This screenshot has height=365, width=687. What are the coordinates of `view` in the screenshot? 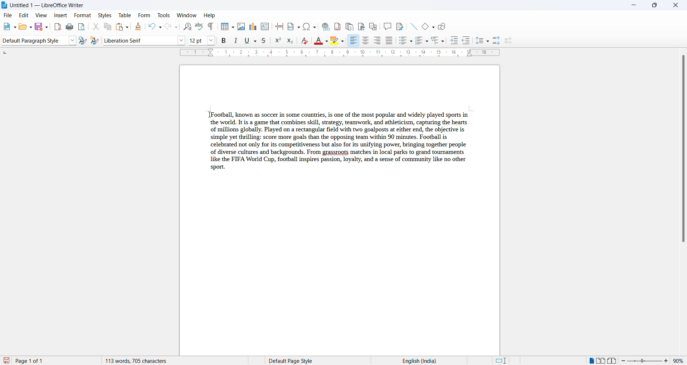 It's located at (40, 15).